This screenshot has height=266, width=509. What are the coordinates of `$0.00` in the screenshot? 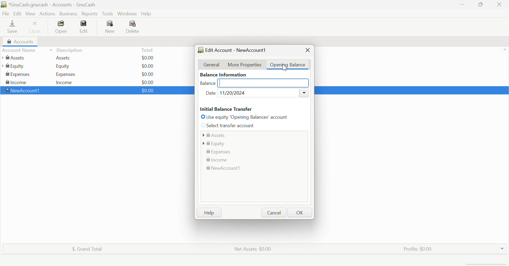 It's located at (149, 66).